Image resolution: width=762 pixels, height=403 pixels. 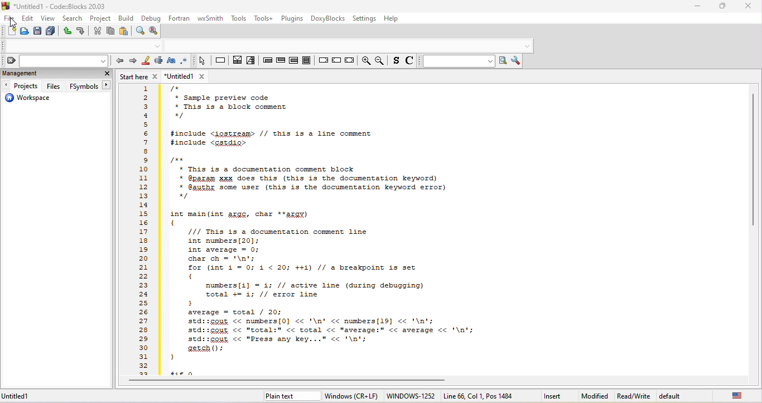 What do you see at coordinates (294, 381) in the screenshot?
I see `horizontal scroll bar` at bounding box center [294, 381].